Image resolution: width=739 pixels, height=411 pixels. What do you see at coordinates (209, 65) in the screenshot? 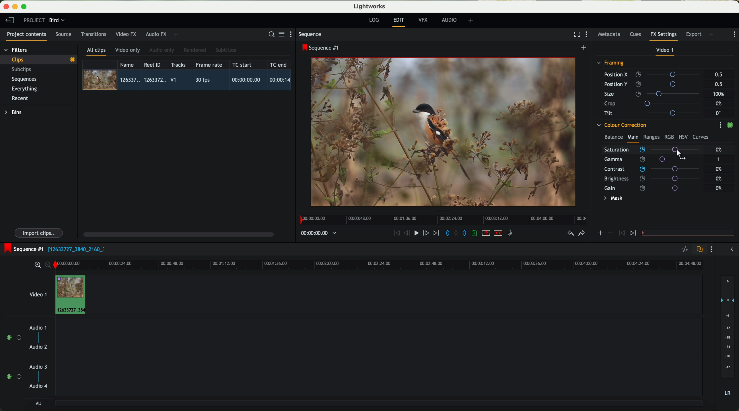
I see `frame rate` at bounding box center [209, 65].